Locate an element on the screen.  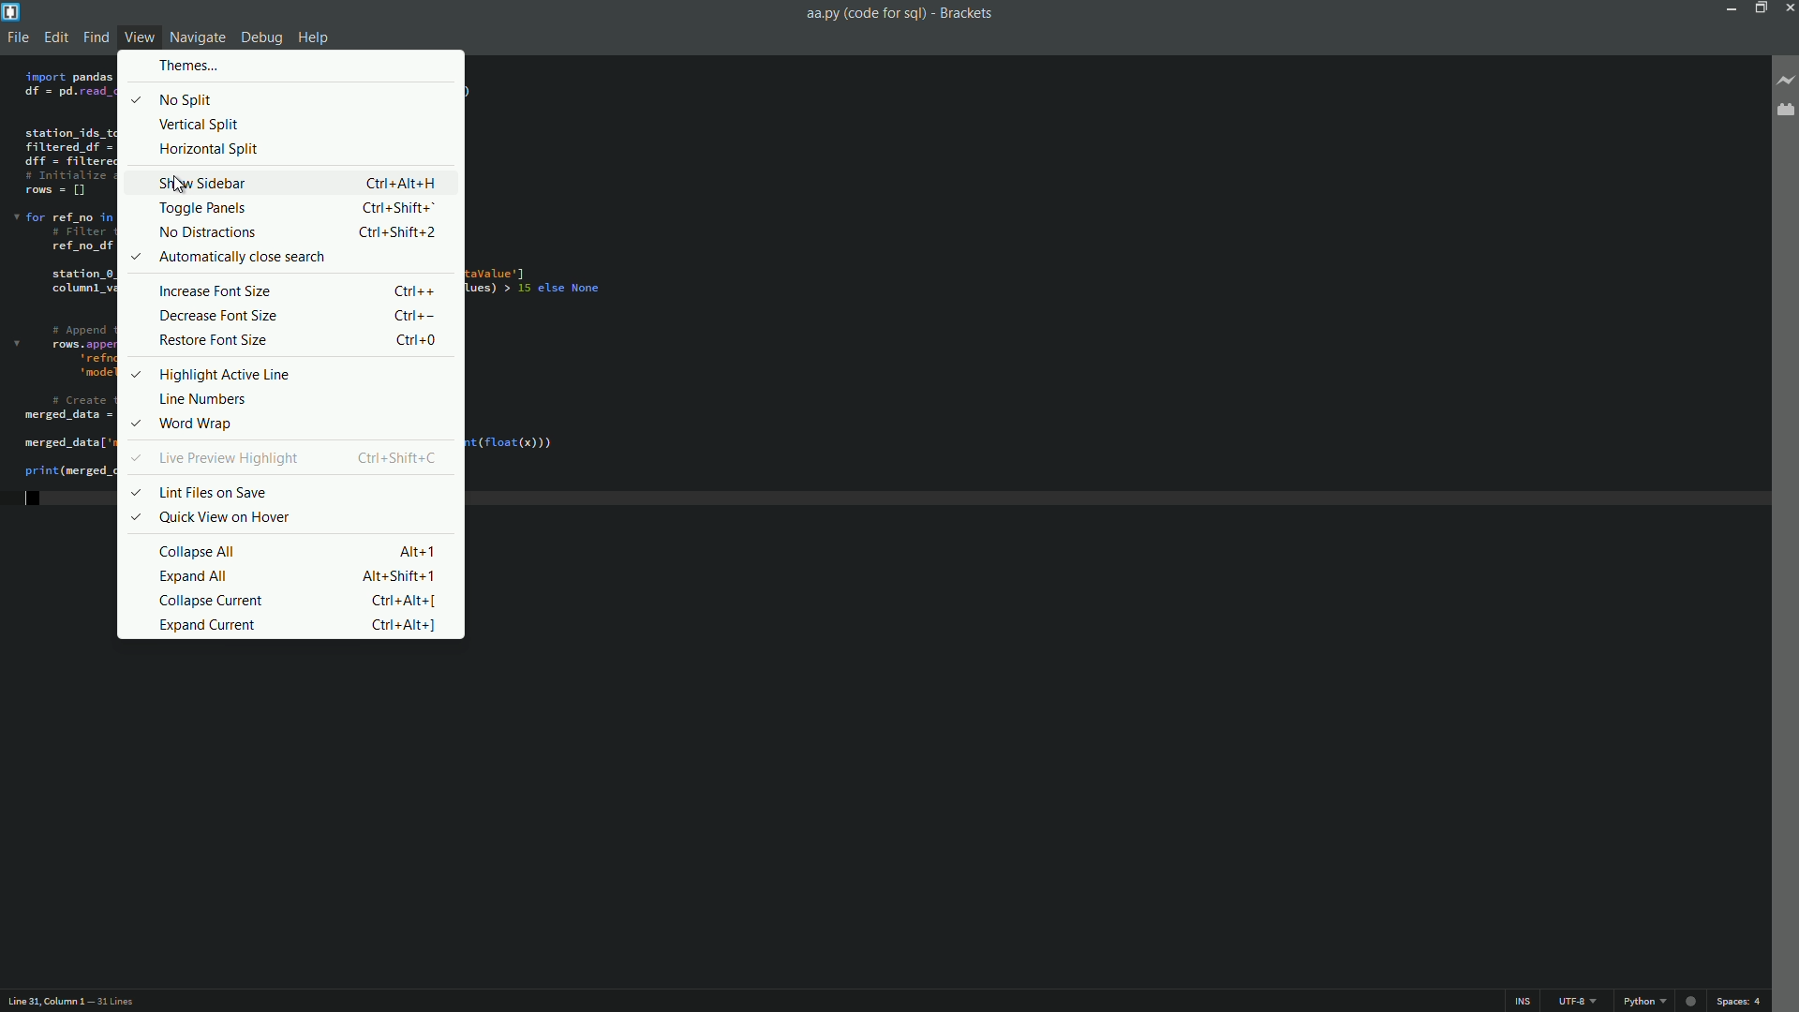
debug menu is located at coordinates (261, 38).